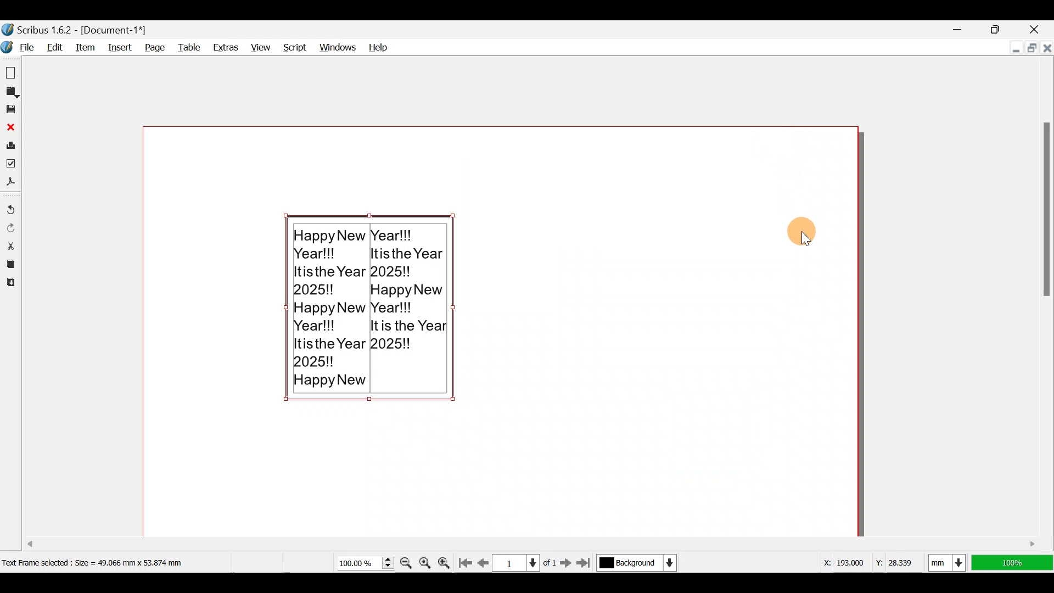 The image size is (1054, 593). Describe the element at coordinates (405, 563) in the screenshot. I see `Zoom out by the stepping value in tools preferences` at that location.